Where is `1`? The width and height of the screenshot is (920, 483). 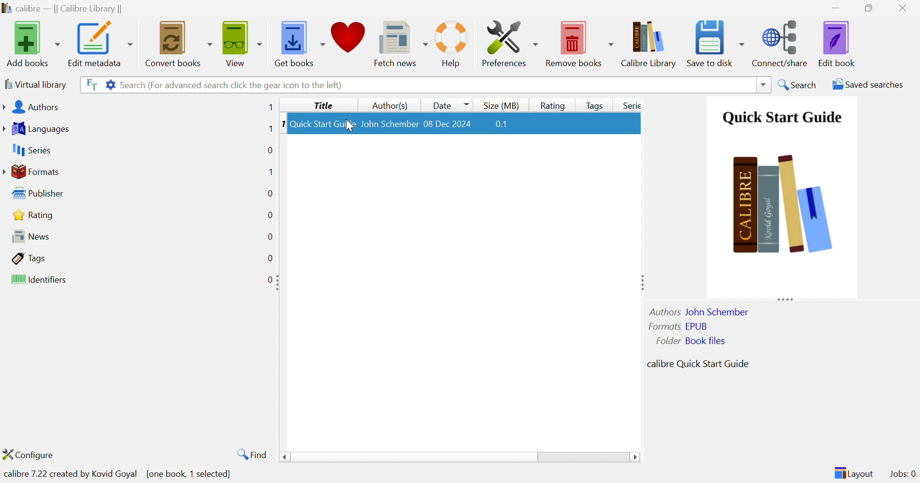 1 is located at coordinates (270, 107).